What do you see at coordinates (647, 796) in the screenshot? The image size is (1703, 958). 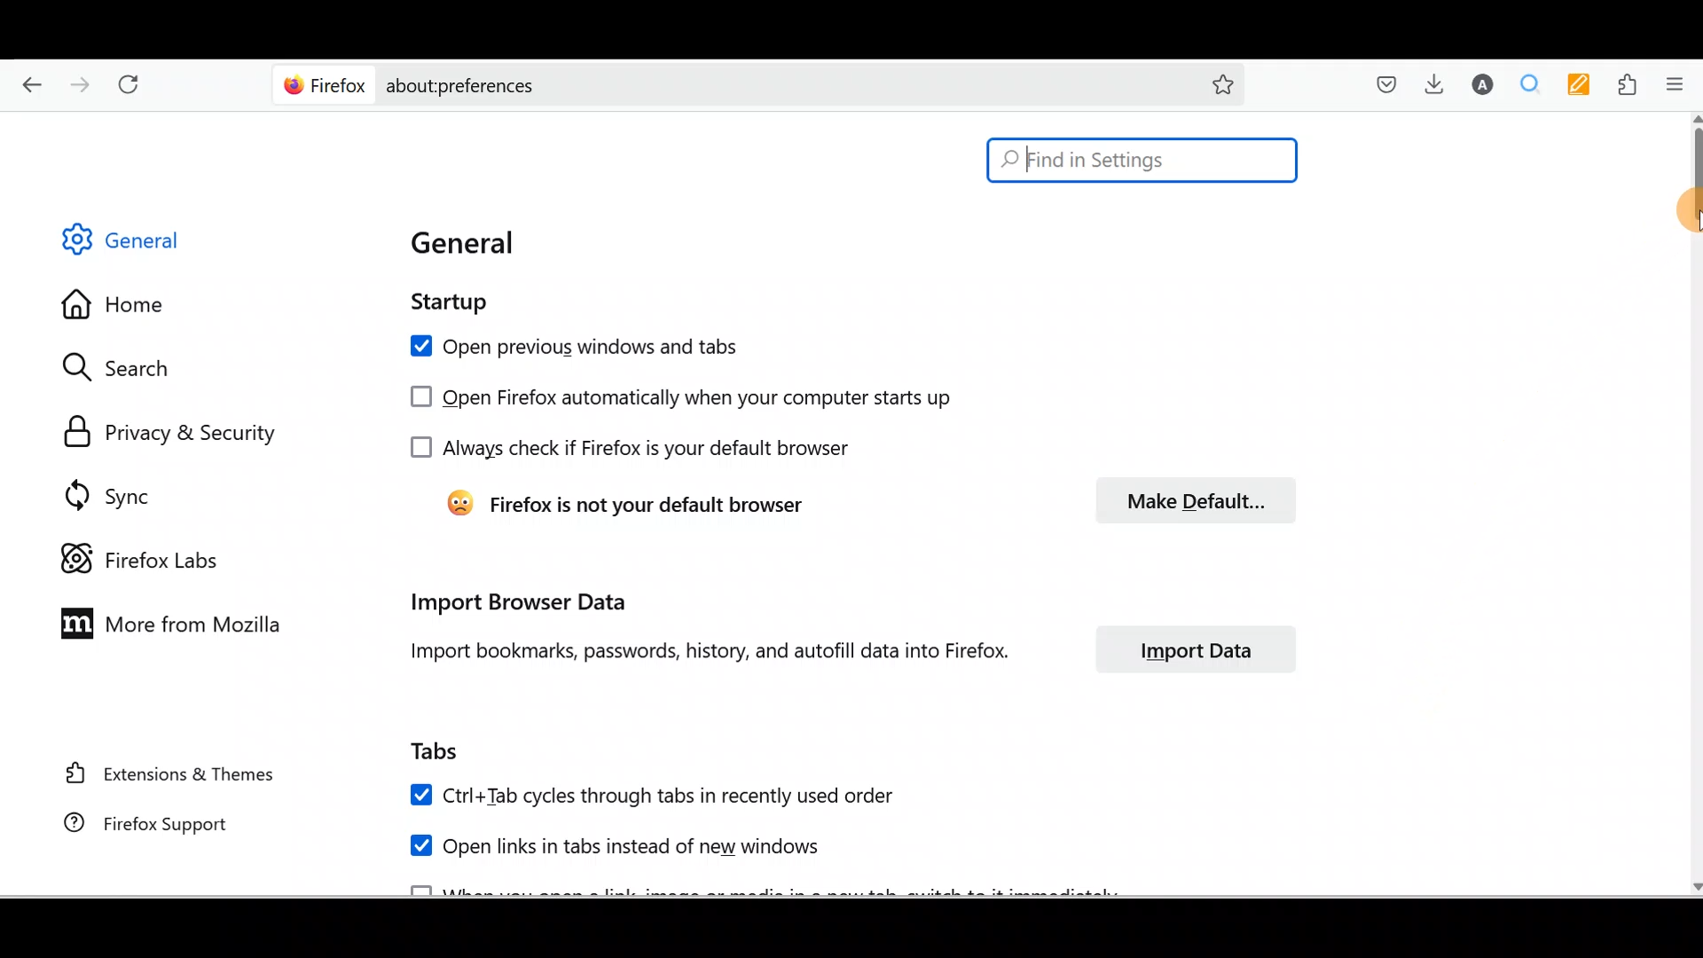 I see `Ctrl+ Tab cycles through tabs in recently used order.` at bounding box center [647, 796].